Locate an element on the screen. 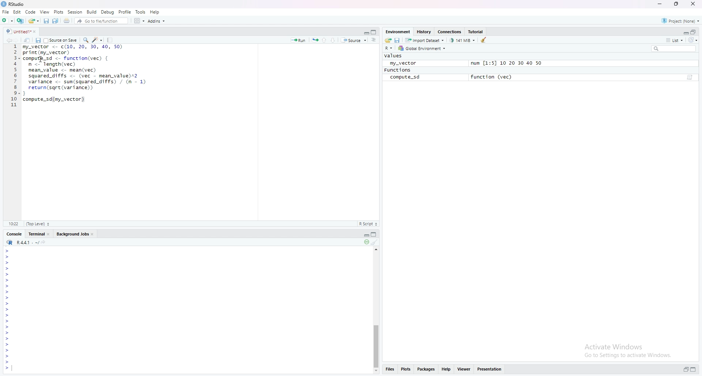  View is located at coordinates (45, 12).